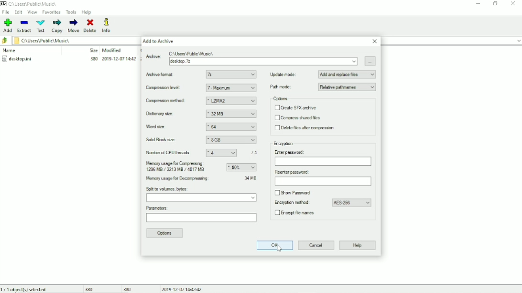 This screenshot has width=522, height=293. What do you see at coordinates (68, 40) in the screenshot?
I see `File location` at bounding box center [68, 40].